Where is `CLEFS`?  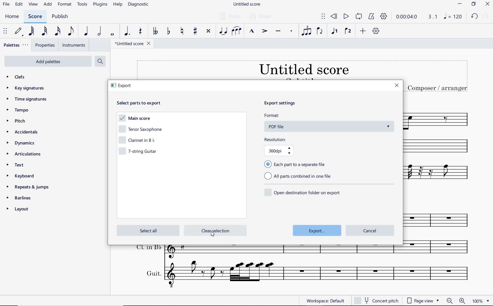 CLEFS is located at coordinates (17, 77).